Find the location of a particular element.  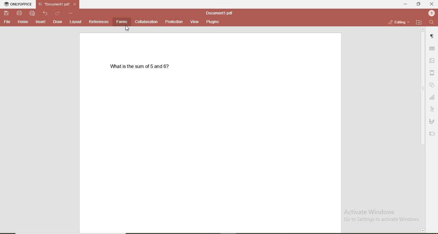

table is located at coordinates (433, 49).